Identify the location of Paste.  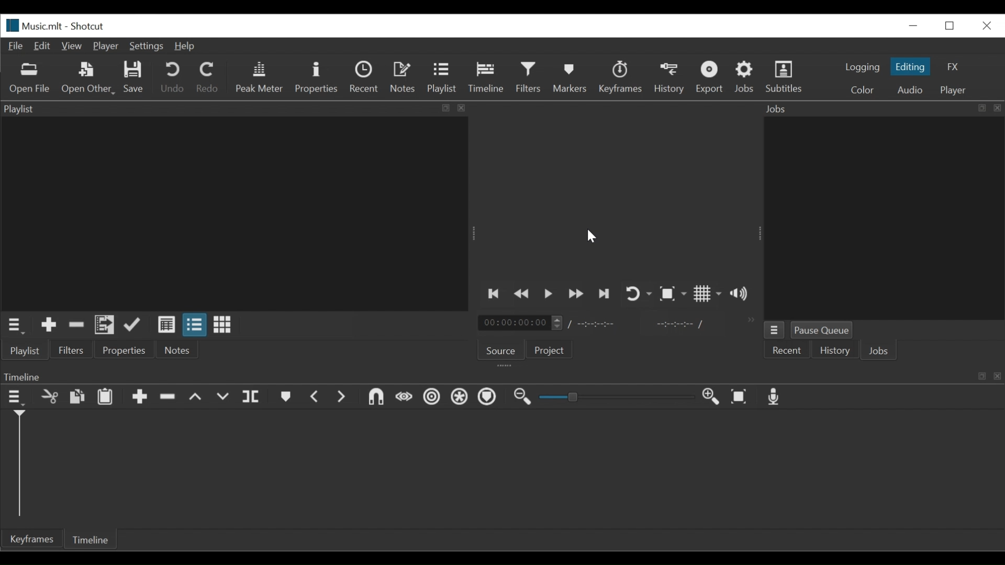
(106, 398).